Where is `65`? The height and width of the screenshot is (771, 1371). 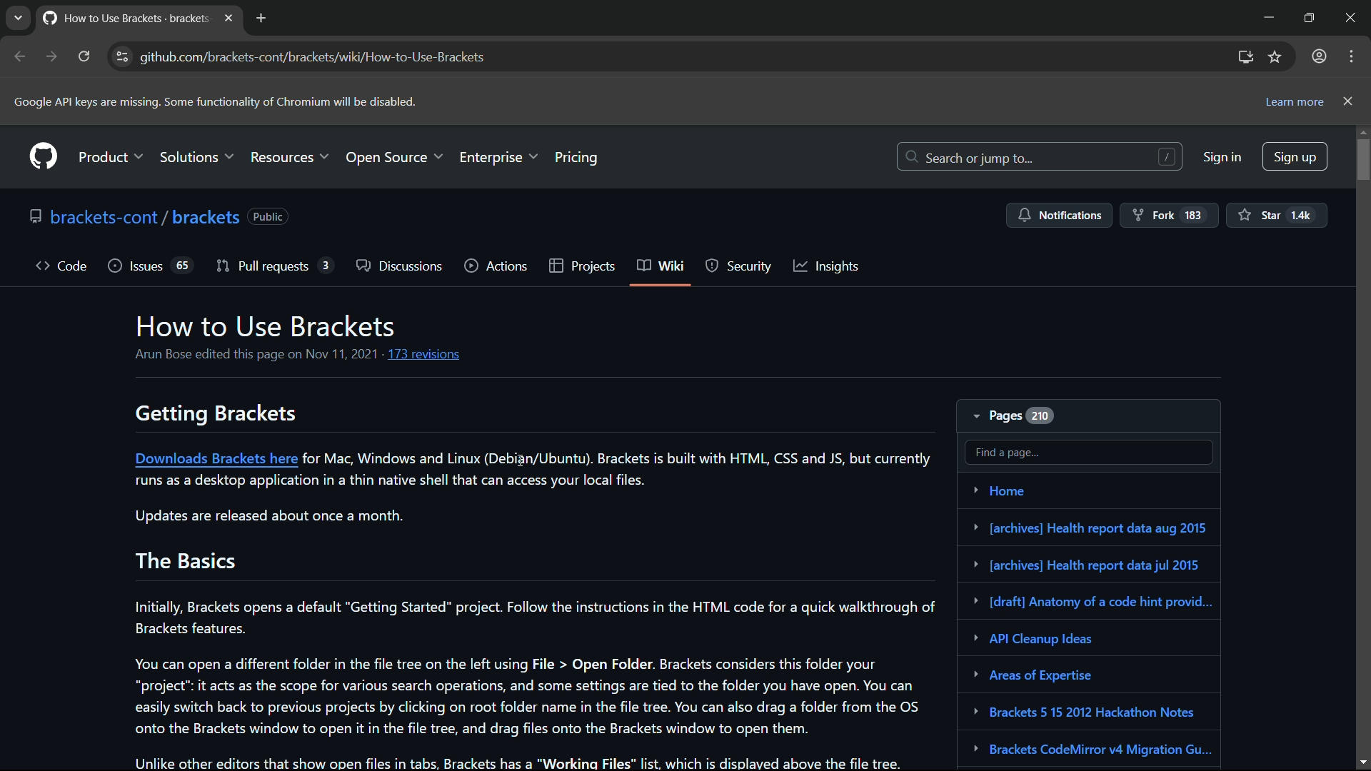
65 is located at coordinates (183, 265).